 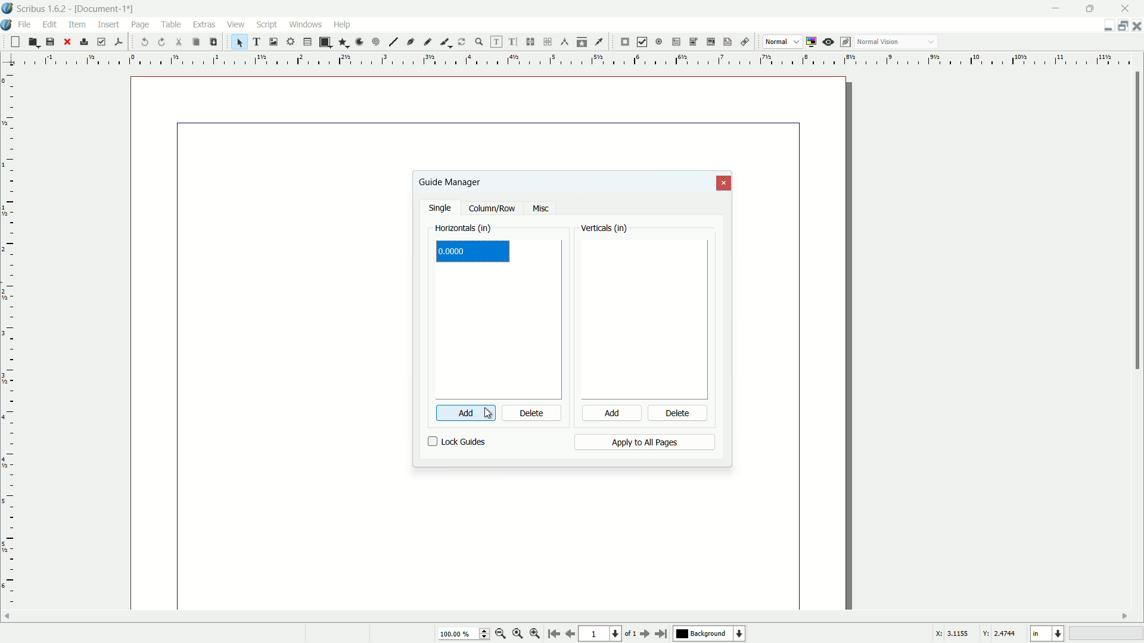 What do you see at coordinates (145, 42) in the screenshot?
I see `undo` at bounding box center [145, 42].